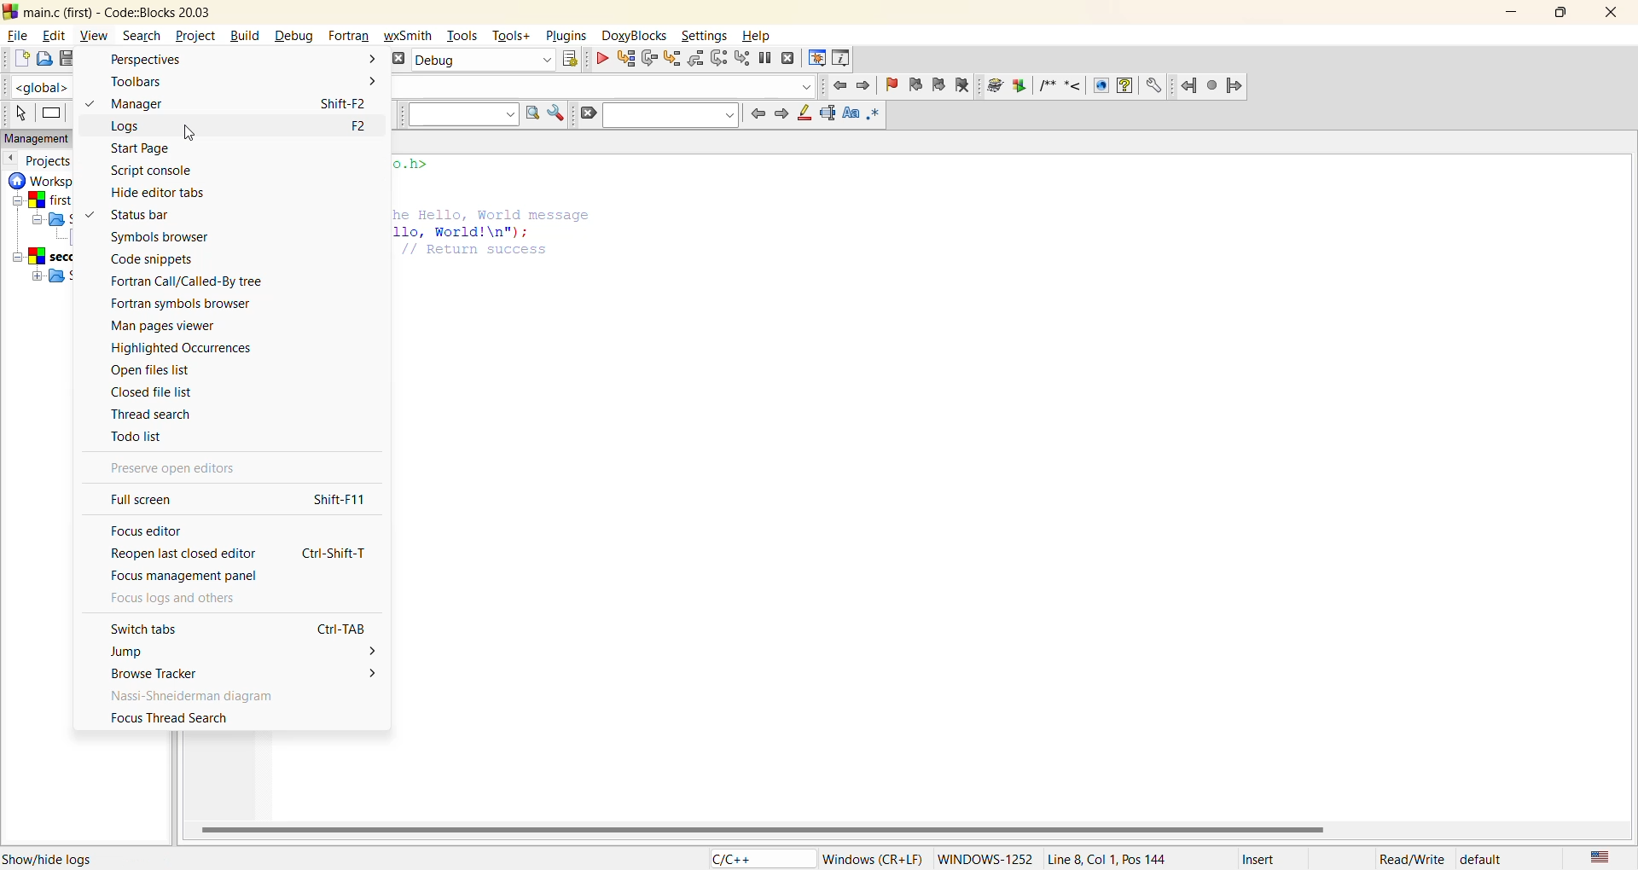 The height and width of the screenshot is (870, 1638). I want to click on previous bookmark, so click(915, 84).